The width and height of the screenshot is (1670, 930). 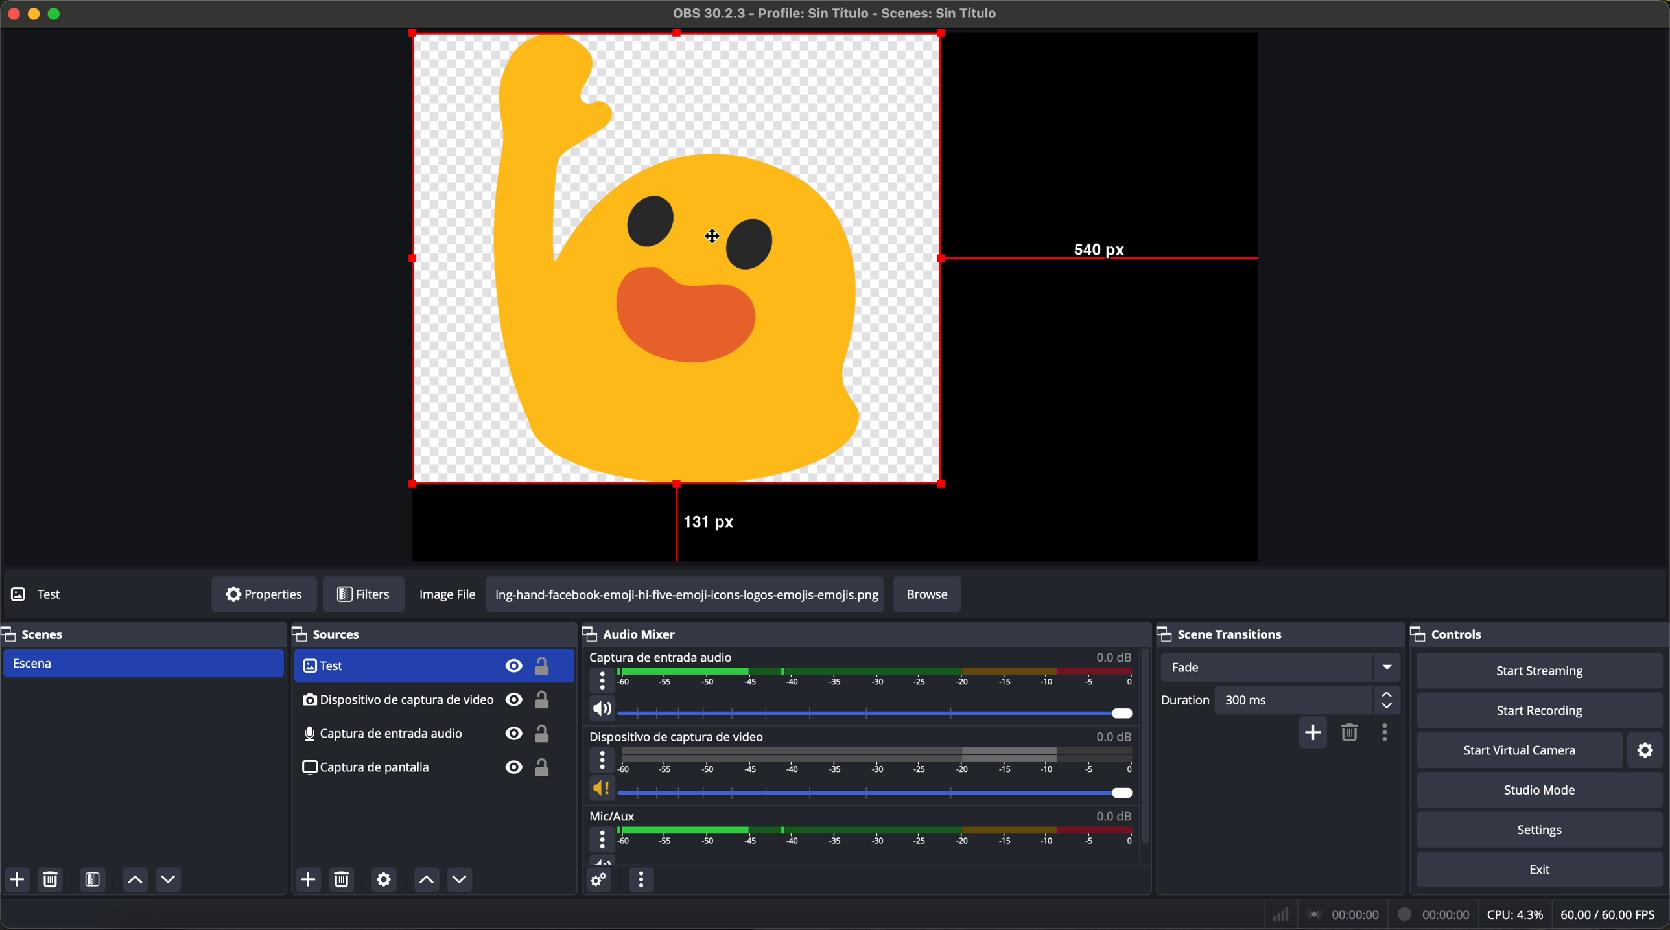 I want to click on transition properties, so click(x=1388, y=734).